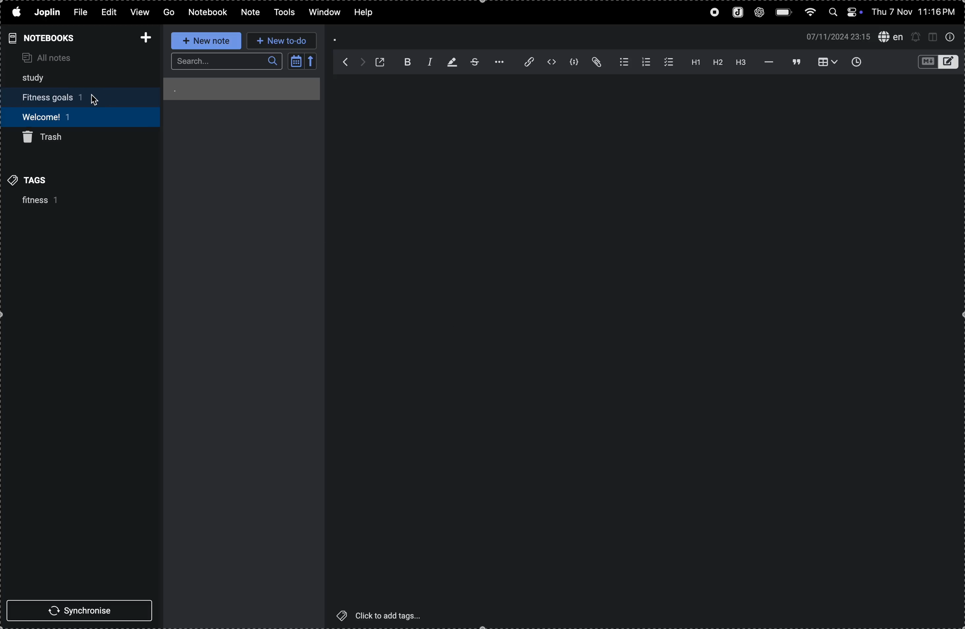  What do you see at coordinates (597, 63) in the screenshot?
I see `attach file` at bounding box center [597, 63].